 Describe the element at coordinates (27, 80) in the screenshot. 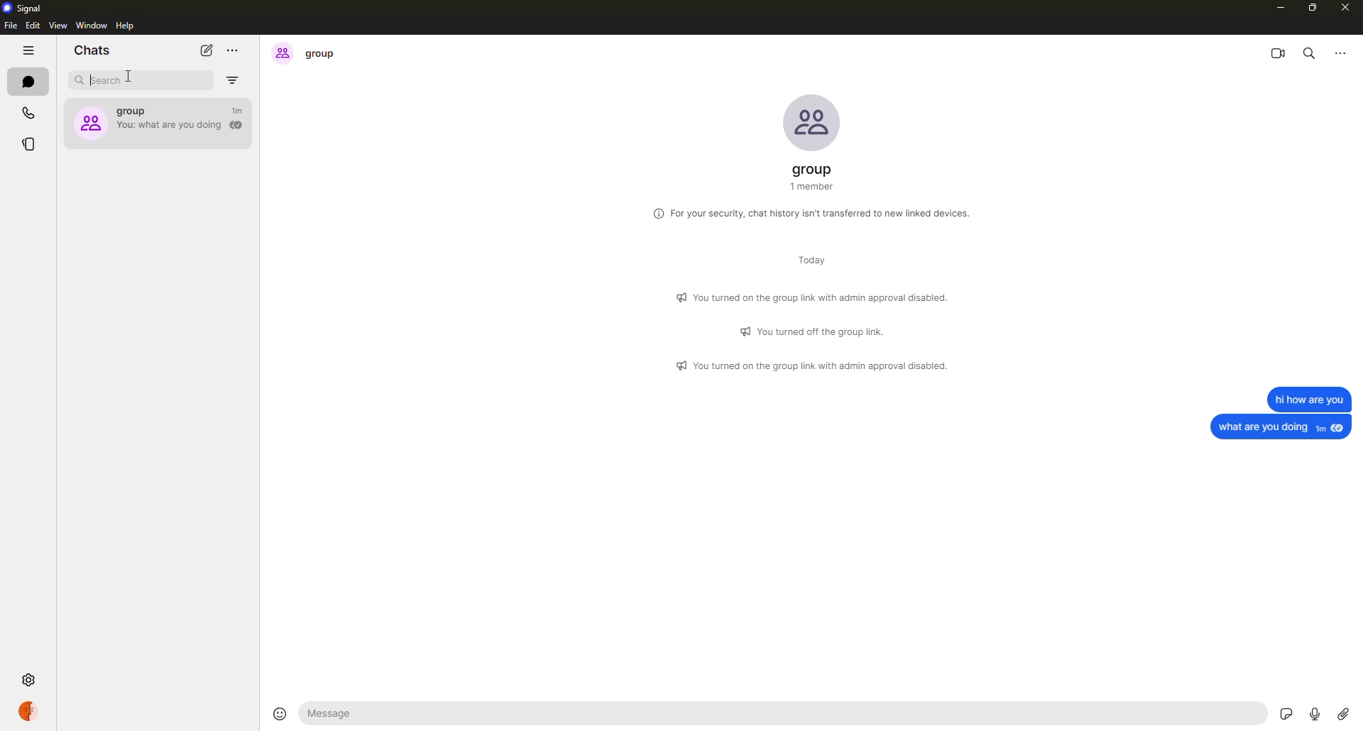

I see `chats` at that location.